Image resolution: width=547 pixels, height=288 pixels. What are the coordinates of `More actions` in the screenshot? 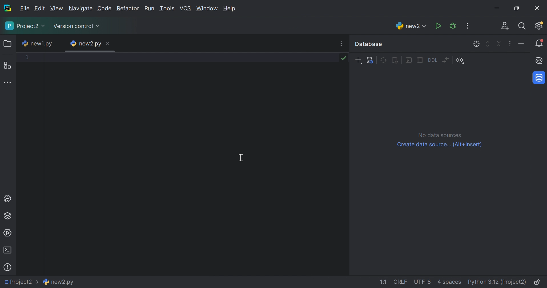 It's located at (465, 26).